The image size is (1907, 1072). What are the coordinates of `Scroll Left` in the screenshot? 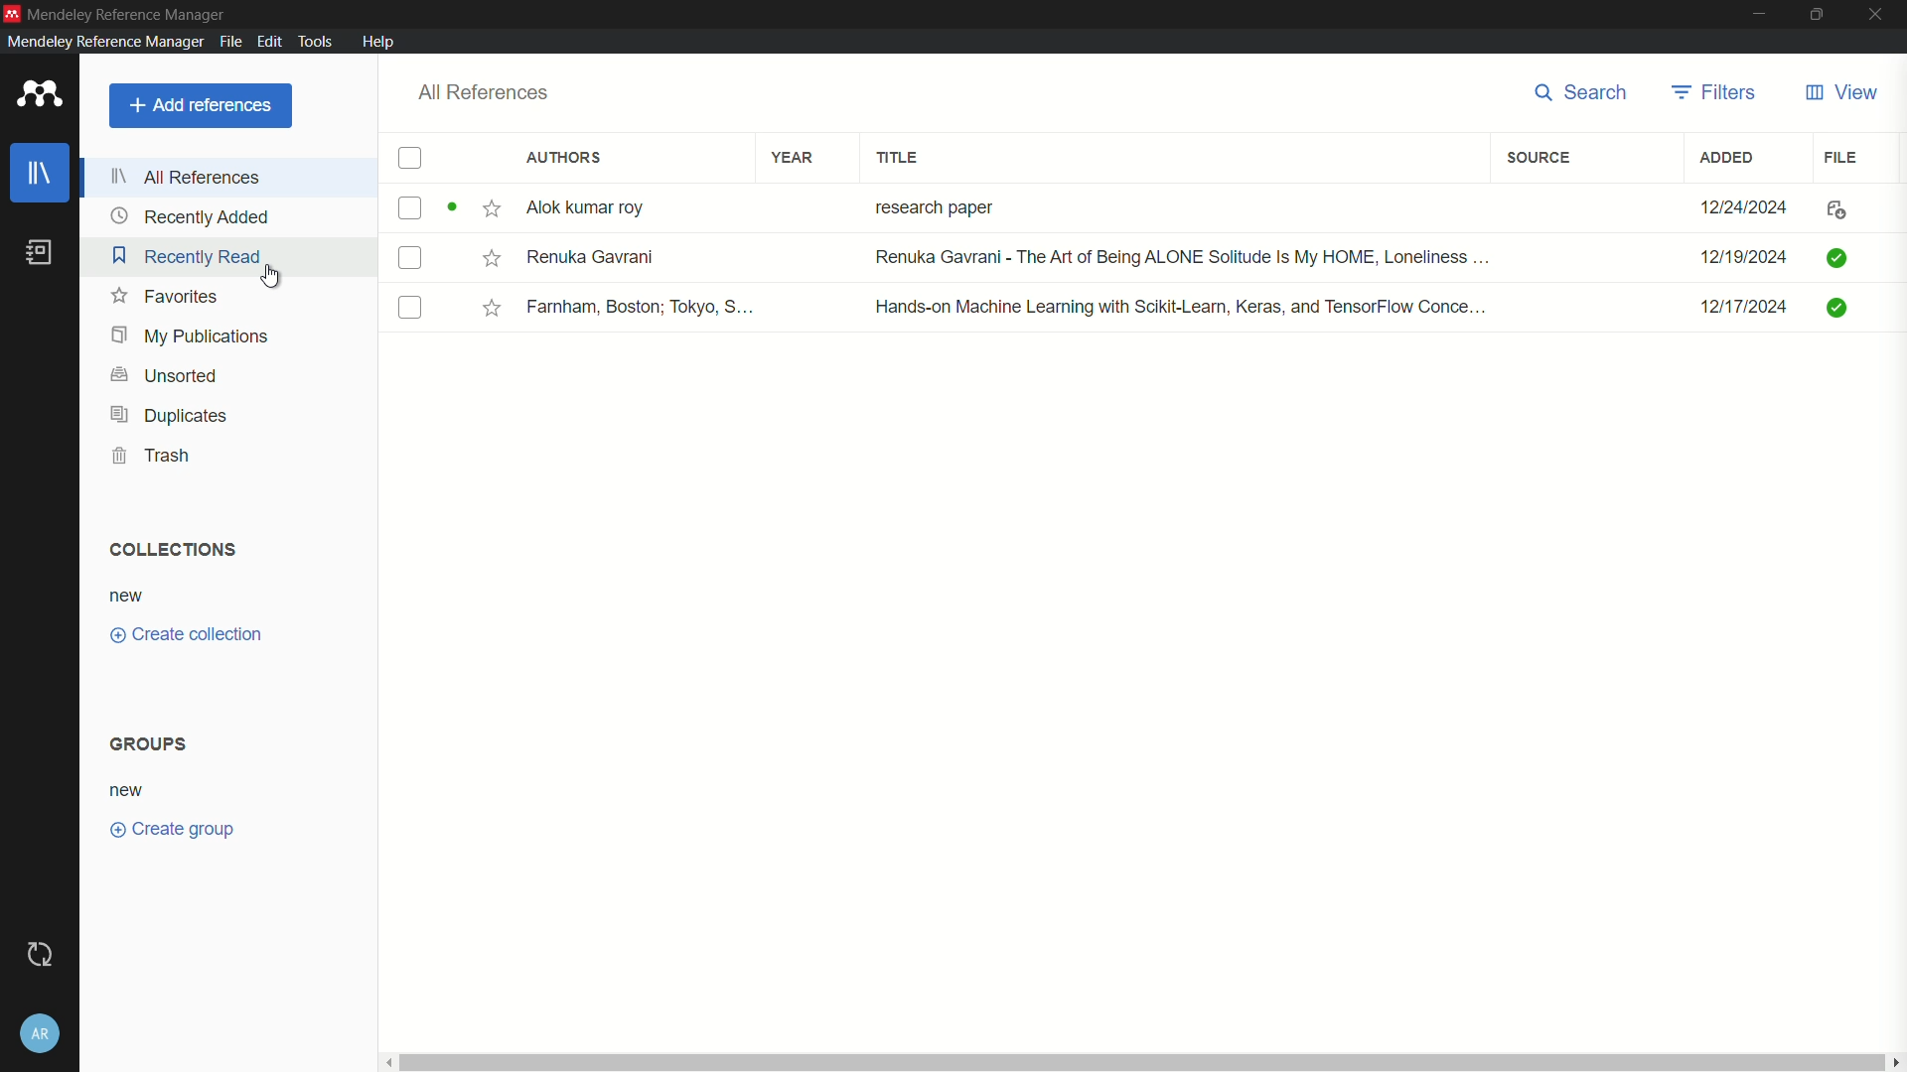 It's located at (388, 1064).